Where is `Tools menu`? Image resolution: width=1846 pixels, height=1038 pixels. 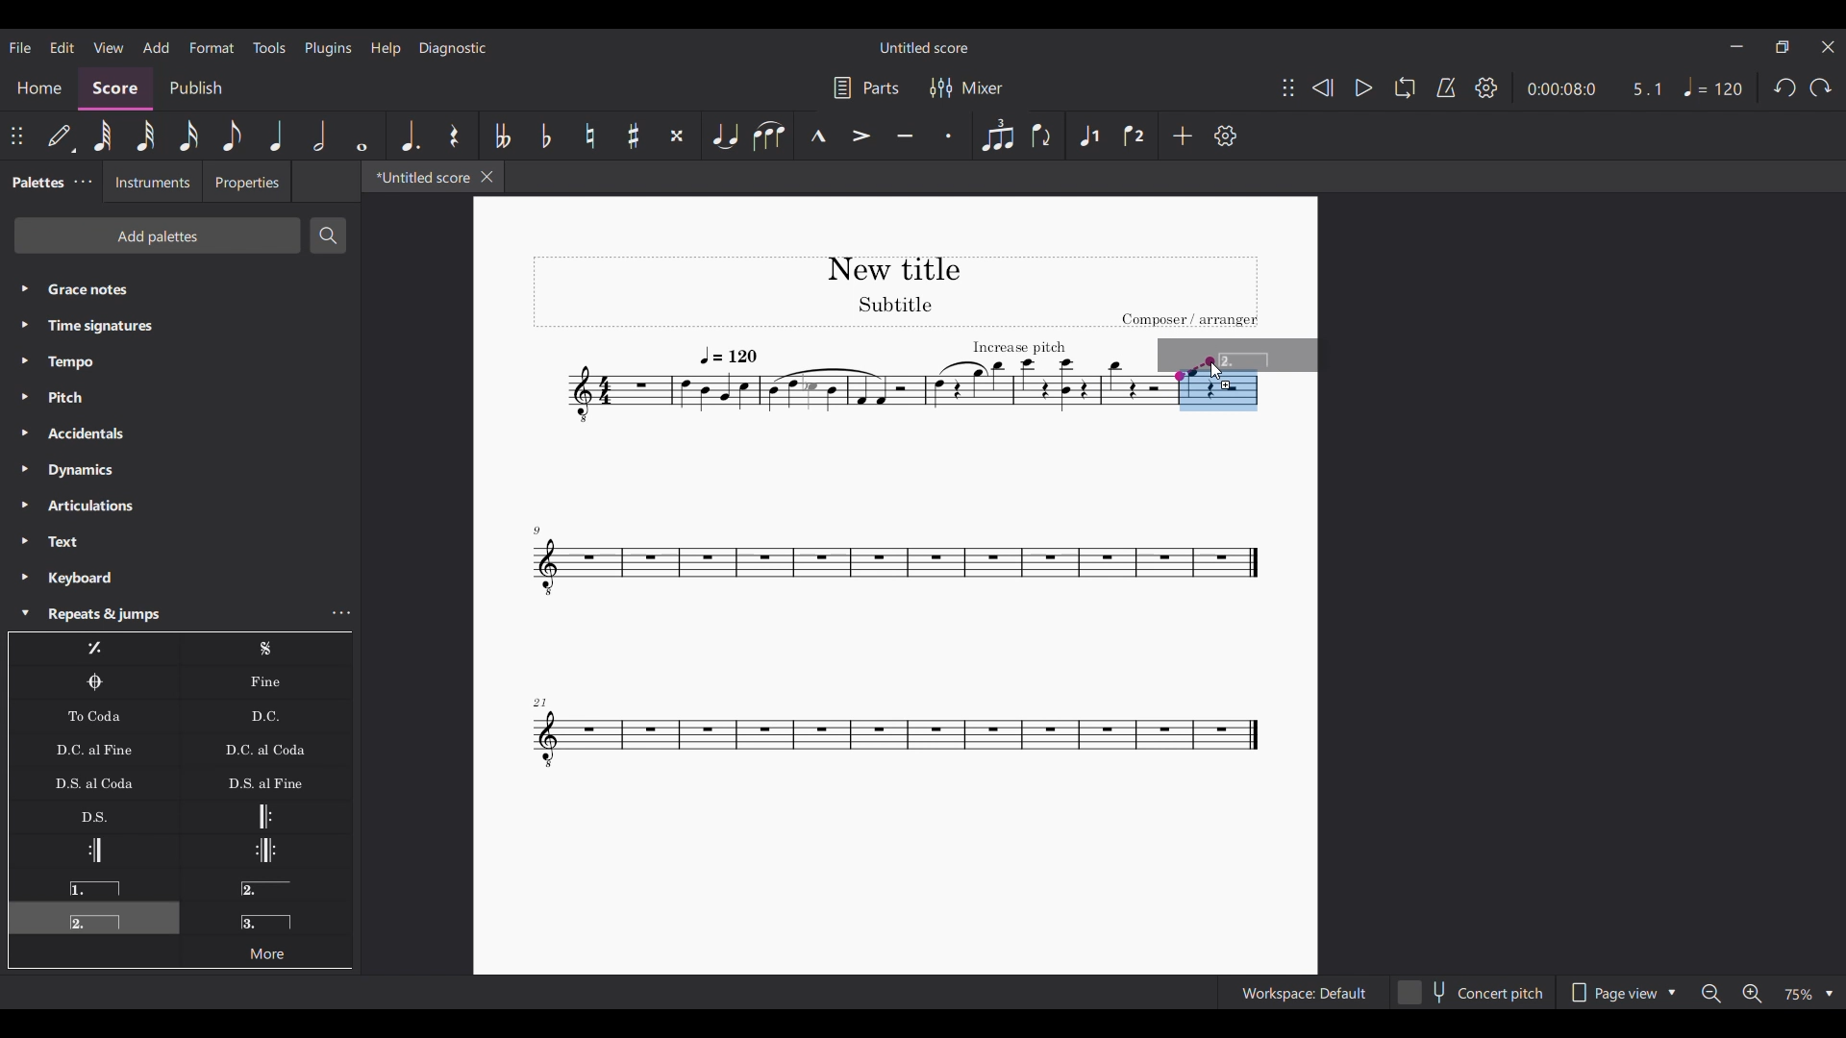 Tools menu is located at coordinates (269, 48).